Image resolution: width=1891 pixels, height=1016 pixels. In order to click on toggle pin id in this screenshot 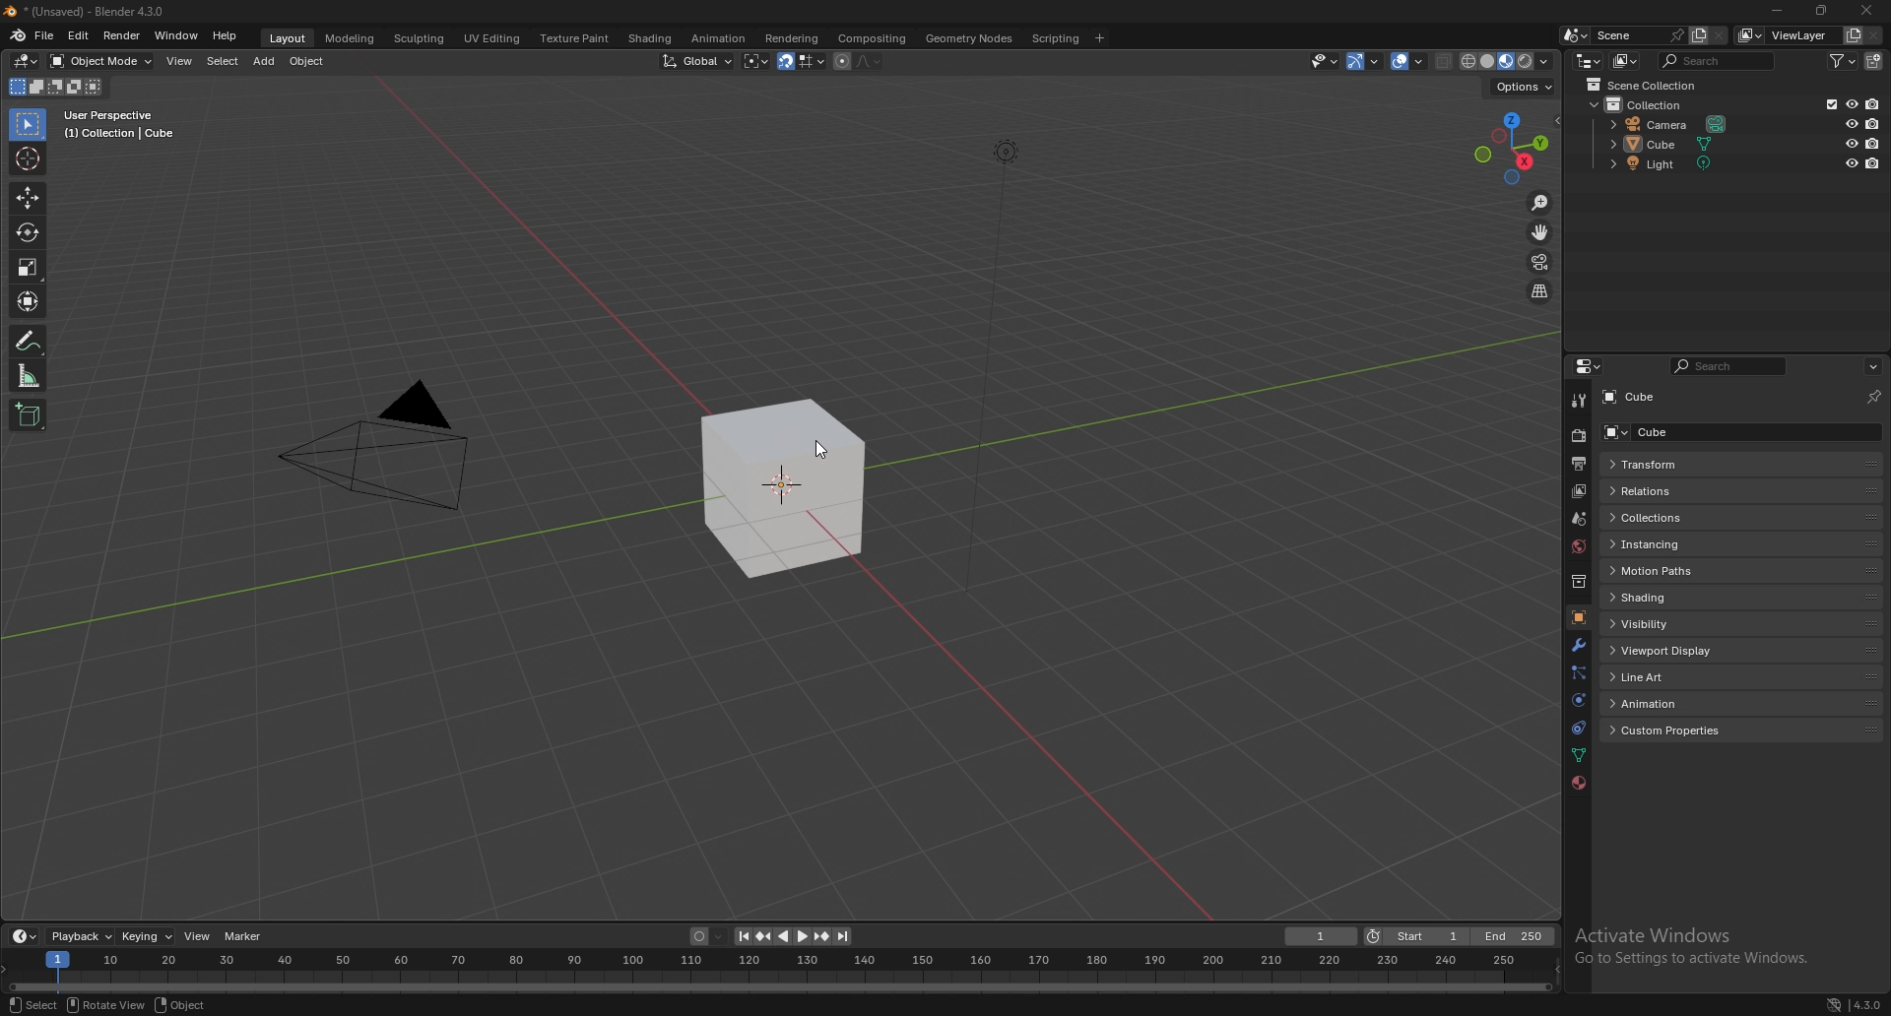, I will do `click(1872, 397)`.